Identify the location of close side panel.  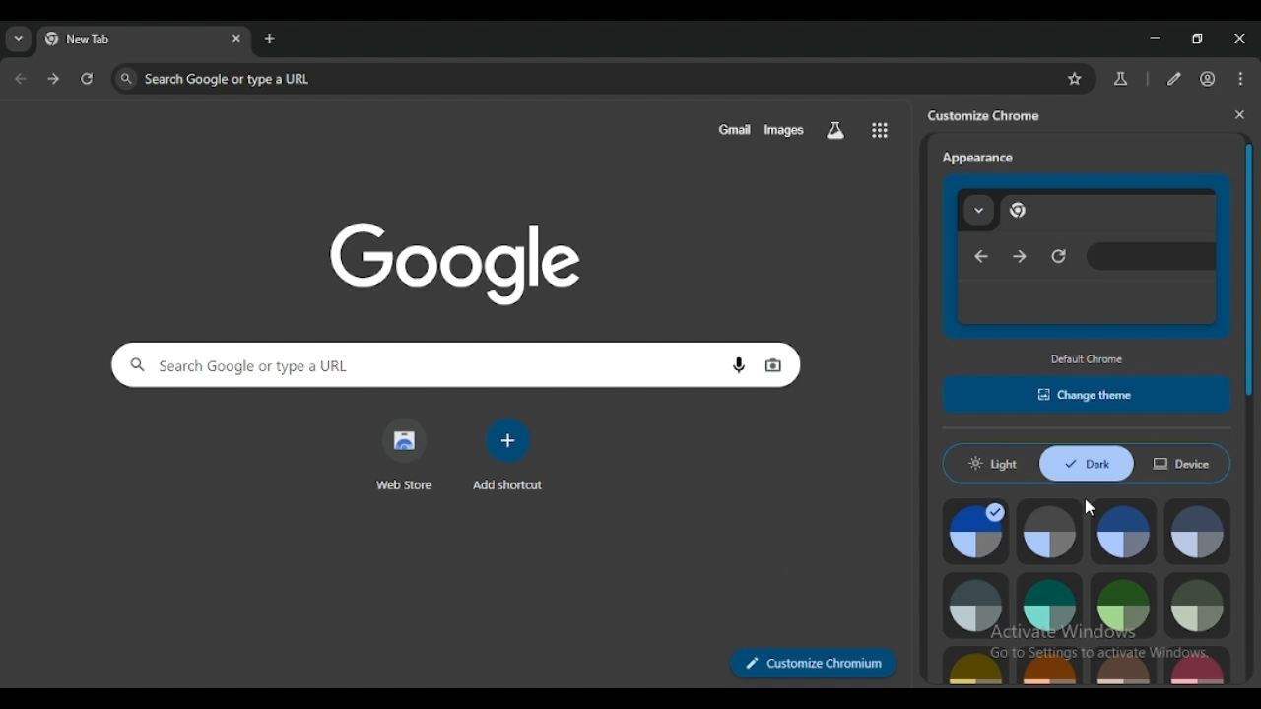
(1239, 115).